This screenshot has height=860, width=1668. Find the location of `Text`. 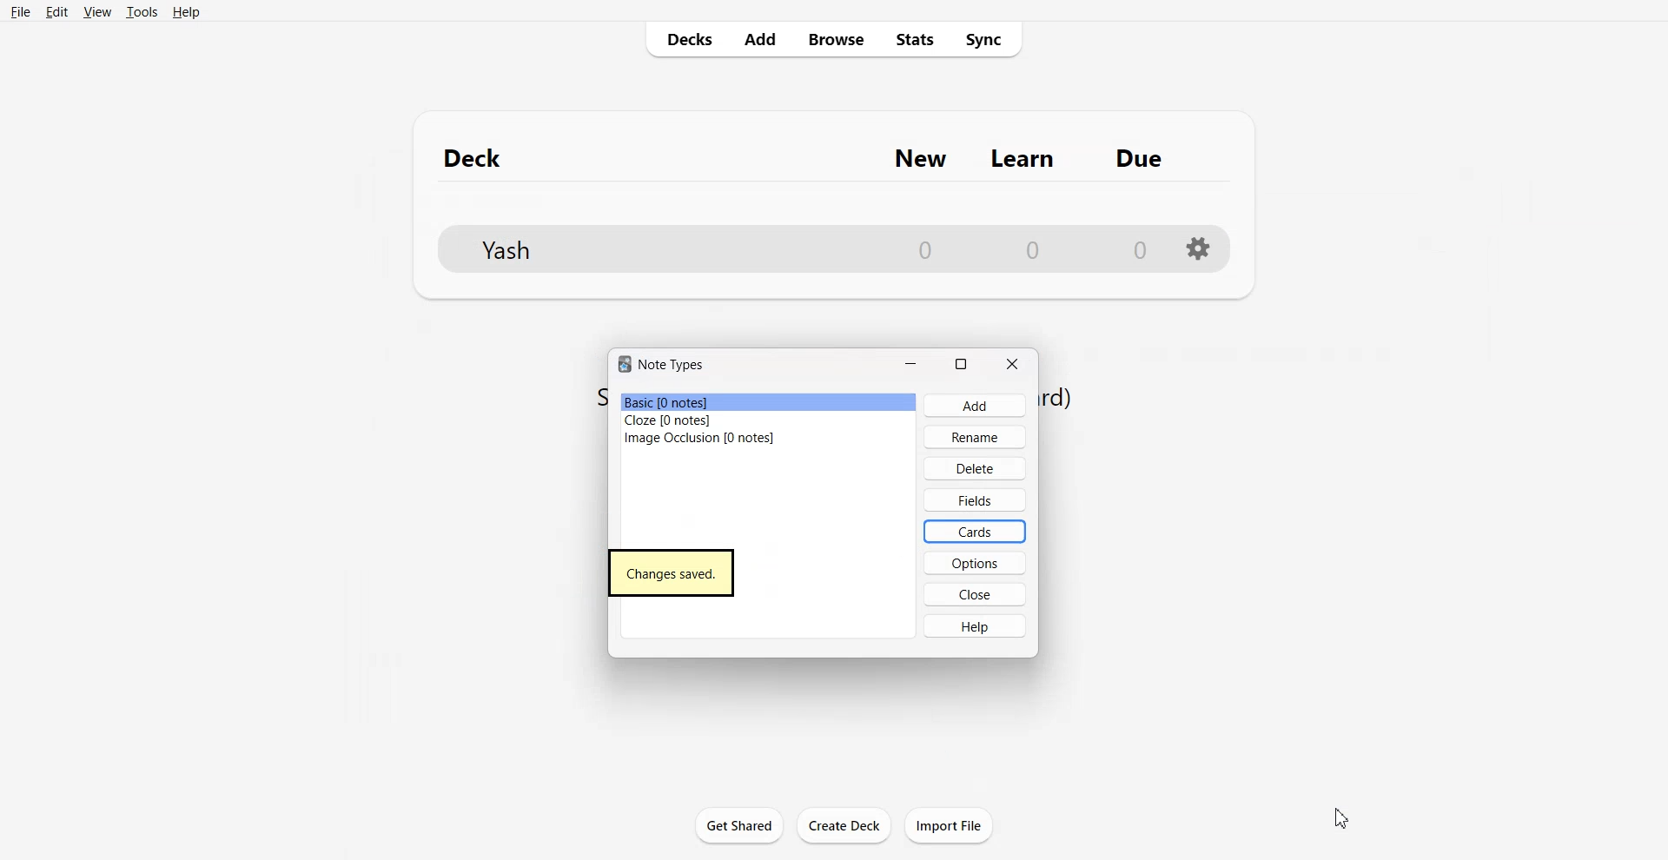

Text is located at coordinates (661, 365).